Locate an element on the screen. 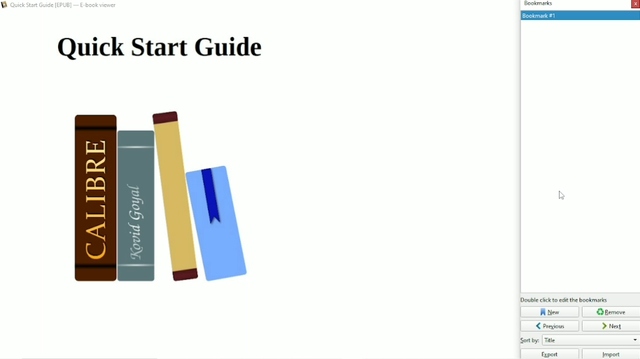  Sort by is located at coordinates (579, 340).